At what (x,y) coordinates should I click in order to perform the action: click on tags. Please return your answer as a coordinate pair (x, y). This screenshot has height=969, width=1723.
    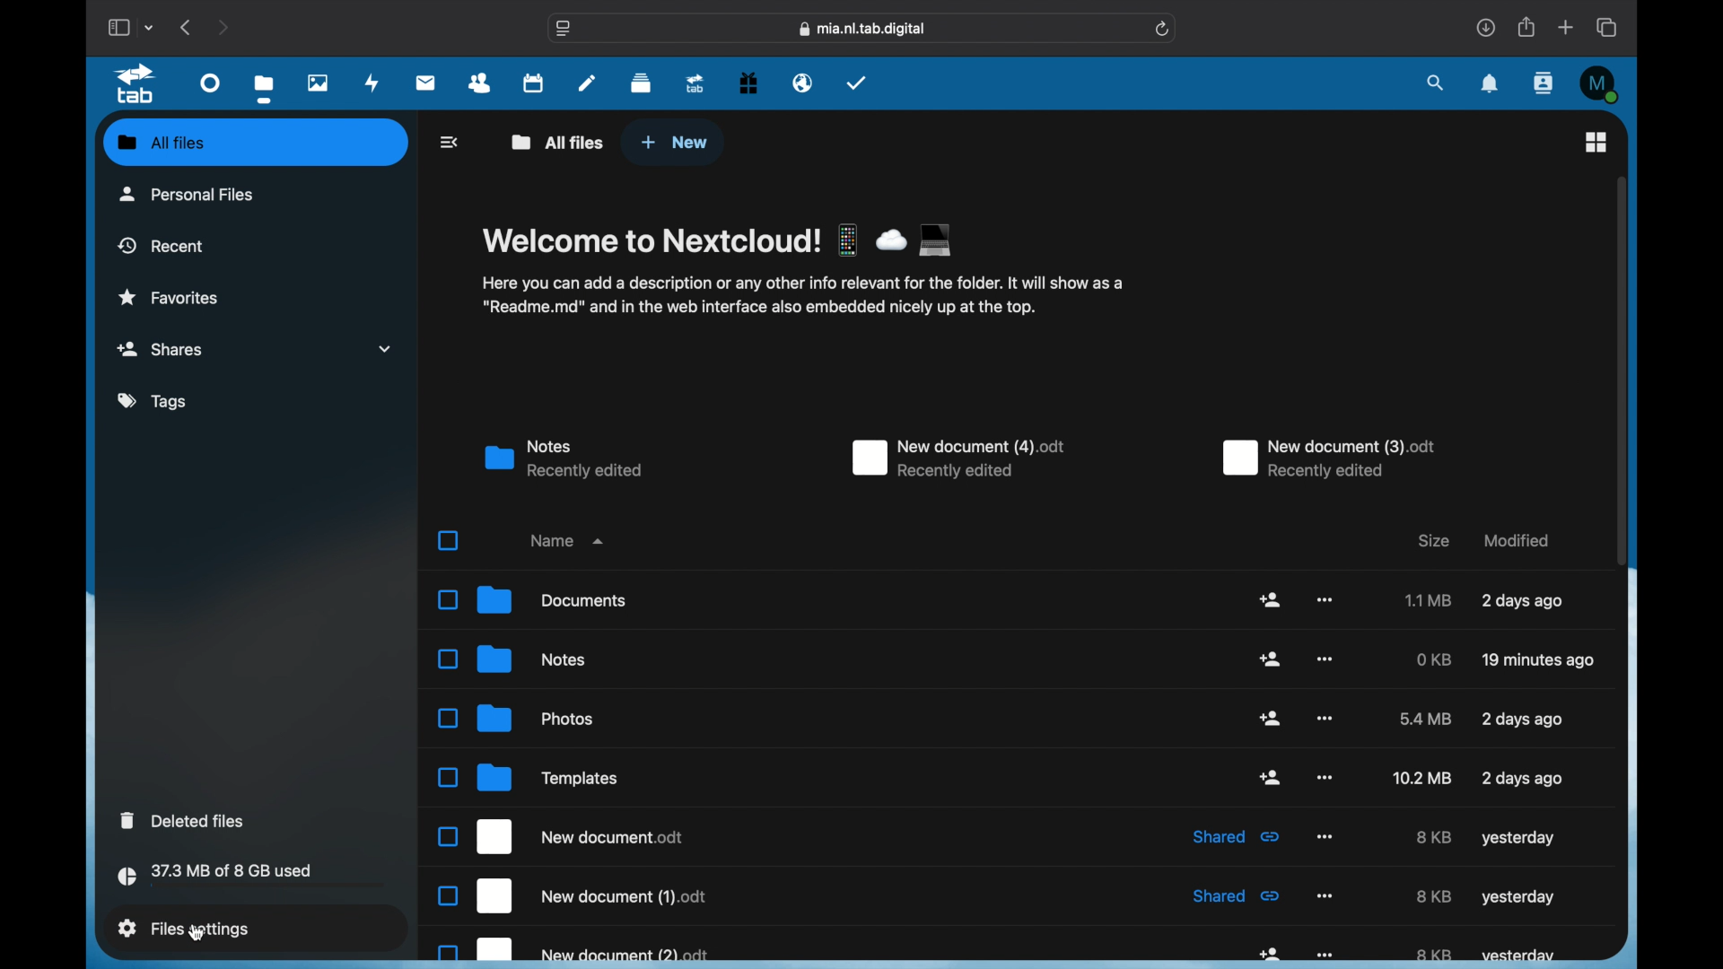
    Looking at the image, I should click on (154, 402).